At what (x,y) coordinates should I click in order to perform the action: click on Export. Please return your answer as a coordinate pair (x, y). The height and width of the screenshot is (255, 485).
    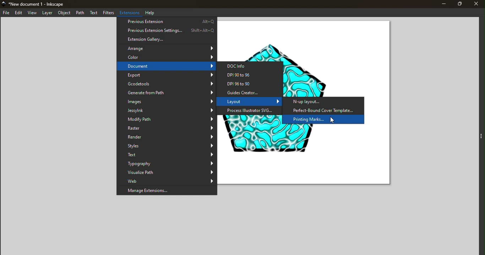
    Looking at the image, I should click on (167, 76).